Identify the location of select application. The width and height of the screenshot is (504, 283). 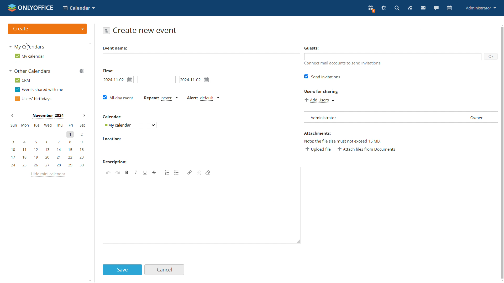
(78, 8).